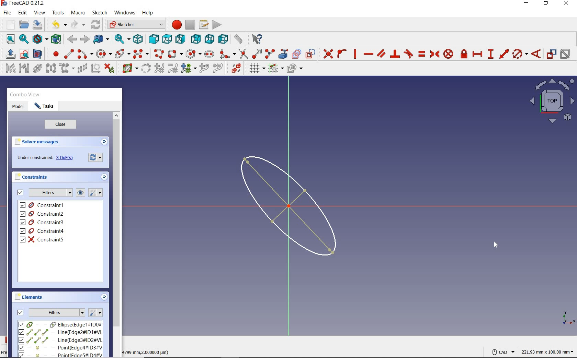 The height and width of the screenshot is (358, 577). Describe the element at coordinates (104, 53) in the screenshot. I see `create circle` at that location.